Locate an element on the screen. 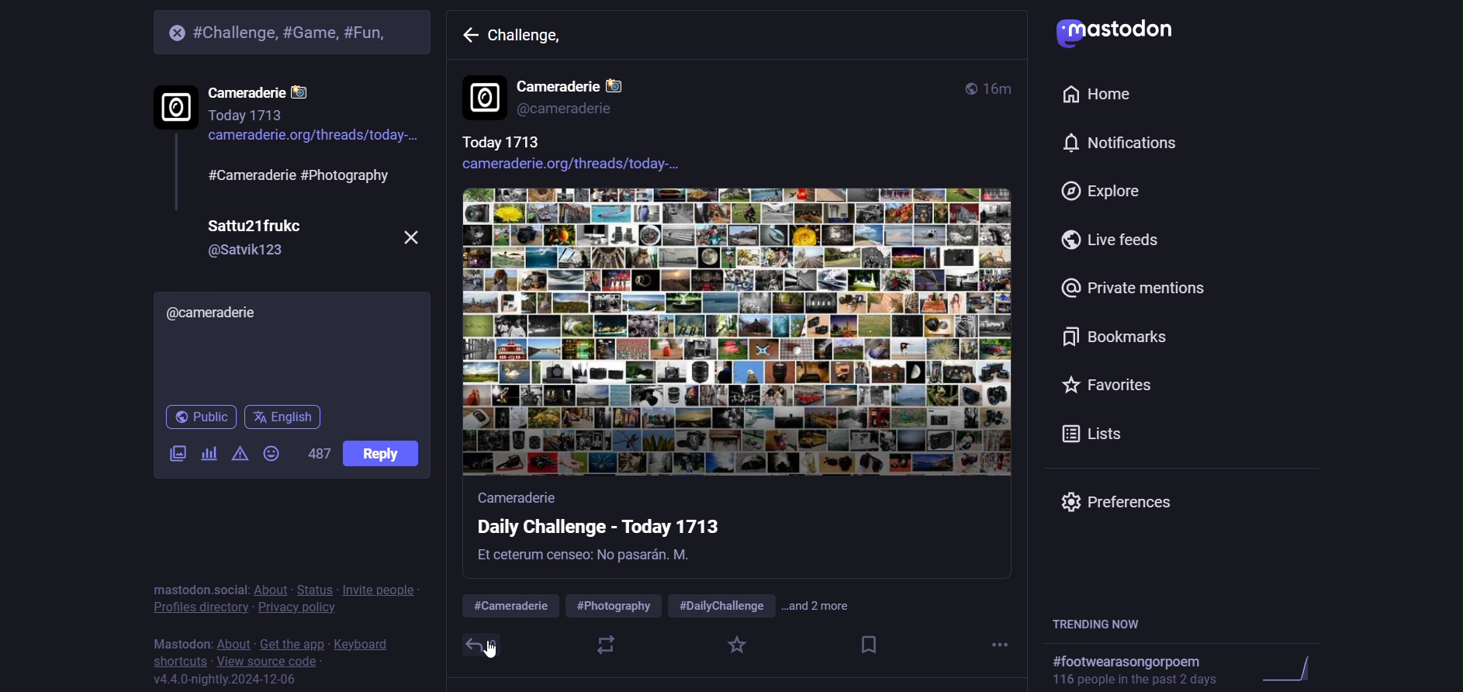 The height and width of the screenshot is (692, 1463). link is located at coordinates (565, 171).